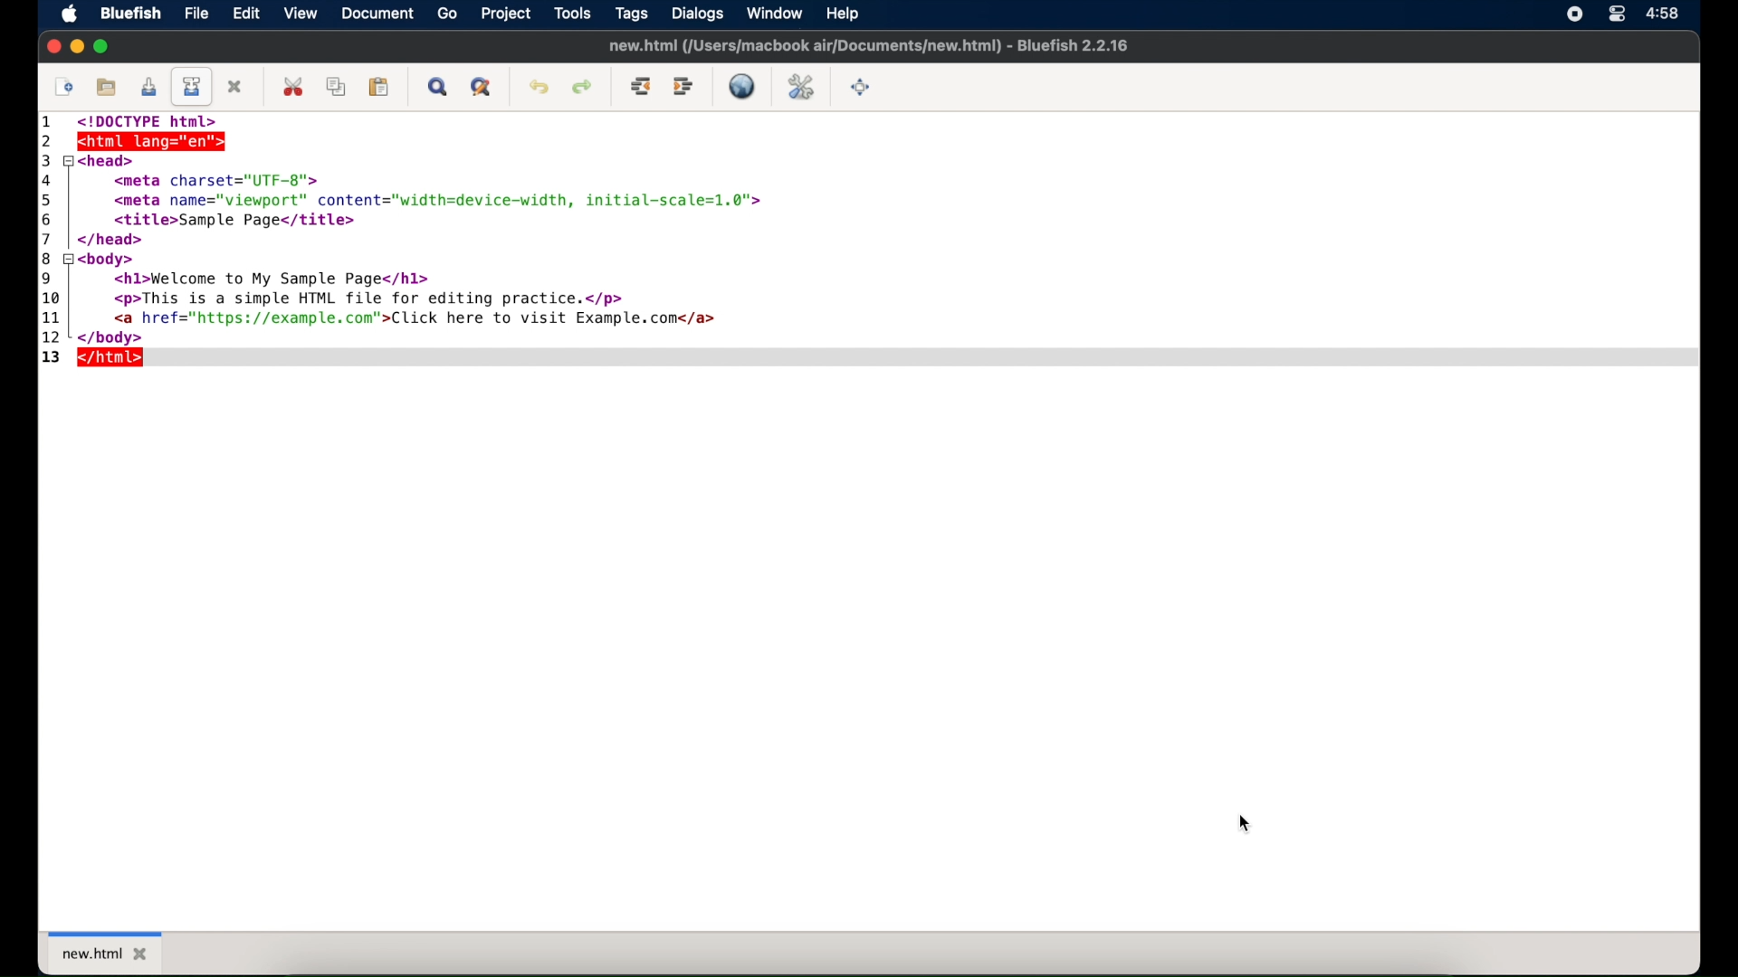 This screenshot has height=977, width=1738. I want to click on <!Doctype html>, so click(151, 121).